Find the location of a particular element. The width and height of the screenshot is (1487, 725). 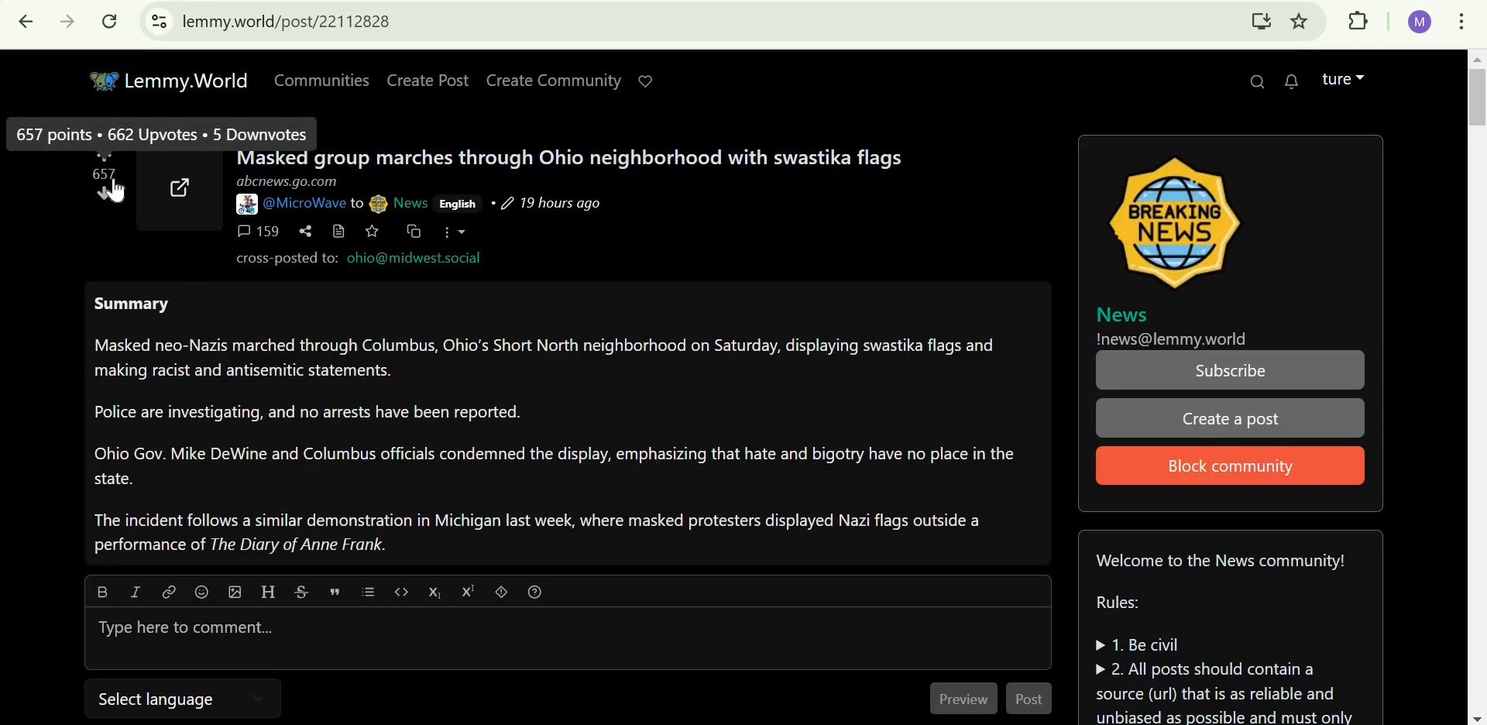

extensions is located at coordinates (1353, 21).